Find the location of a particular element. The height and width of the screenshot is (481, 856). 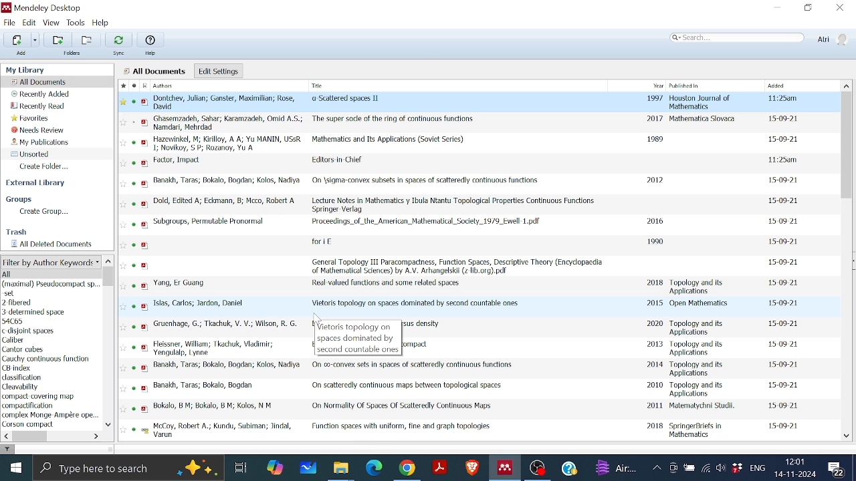

Favorites is located at coordinates (42, 119).